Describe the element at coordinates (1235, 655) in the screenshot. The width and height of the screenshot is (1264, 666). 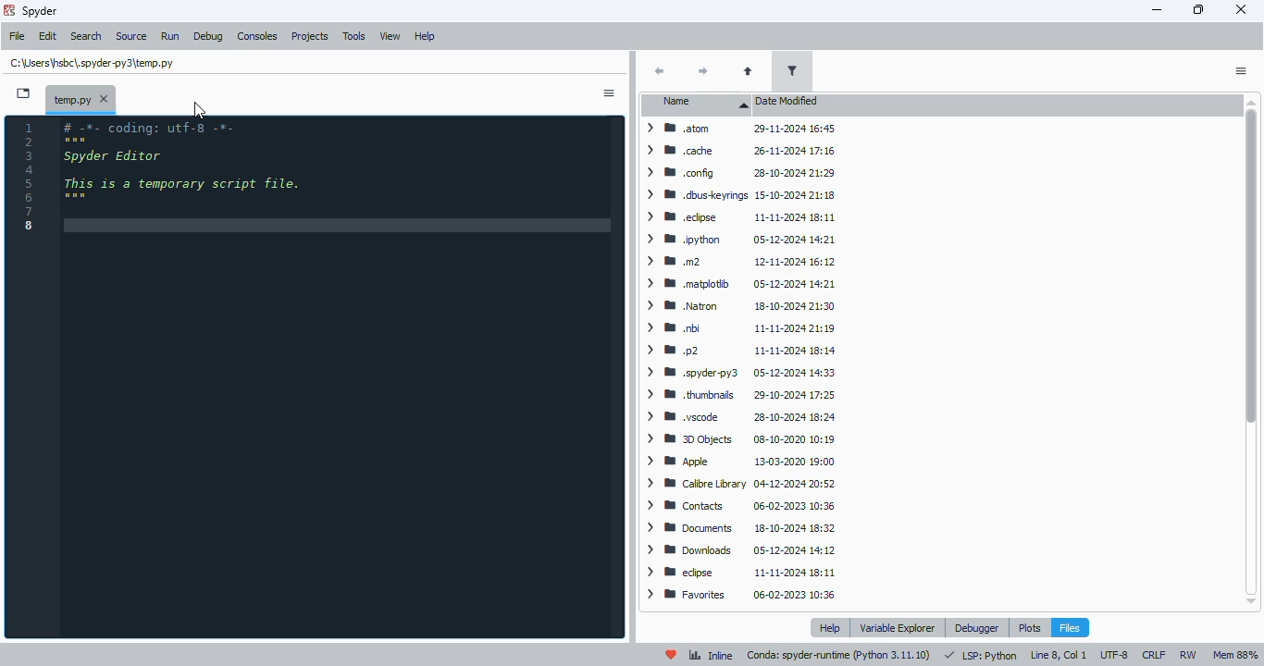
I see `mem 88%` at that location.